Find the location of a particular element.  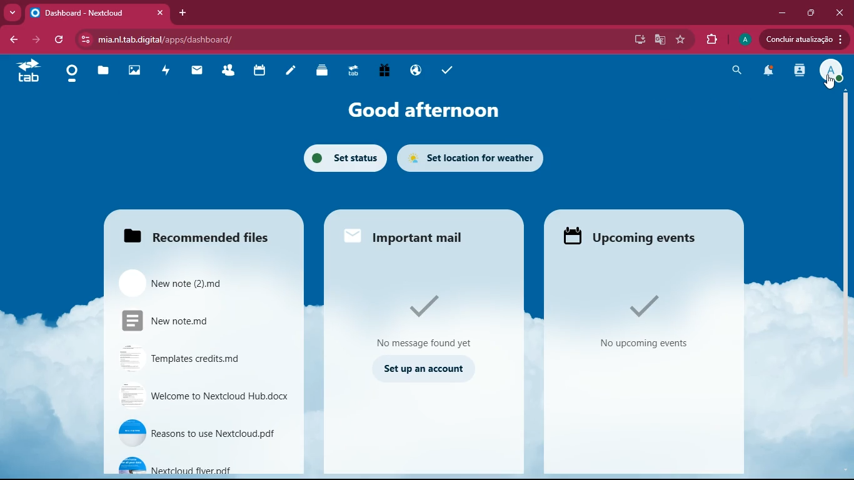

forward is located at coordinates (38, 41).